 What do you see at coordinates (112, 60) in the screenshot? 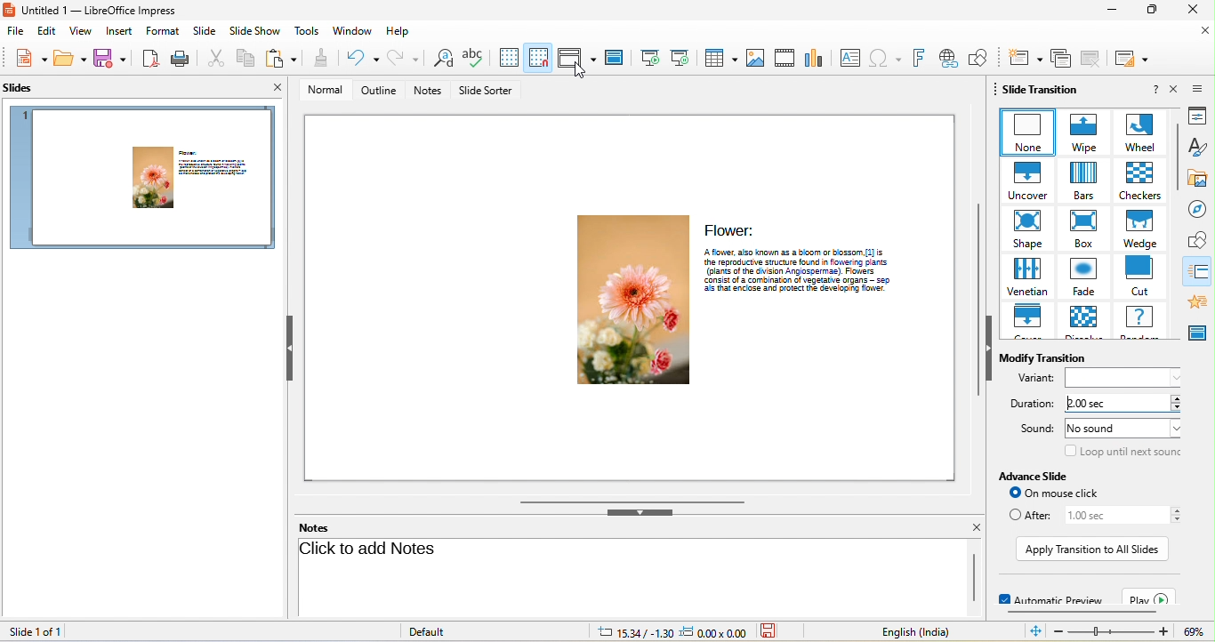
I see `save` at bounding box center [112, 60].